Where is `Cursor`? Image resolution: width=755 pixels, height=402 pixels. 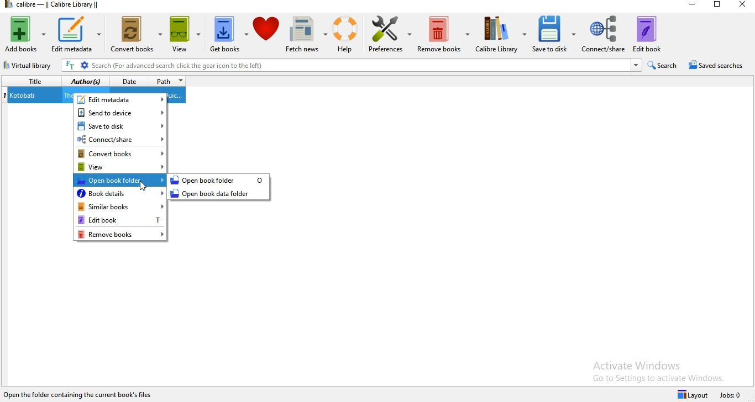
Cursor is located at coordinates (143, 187).